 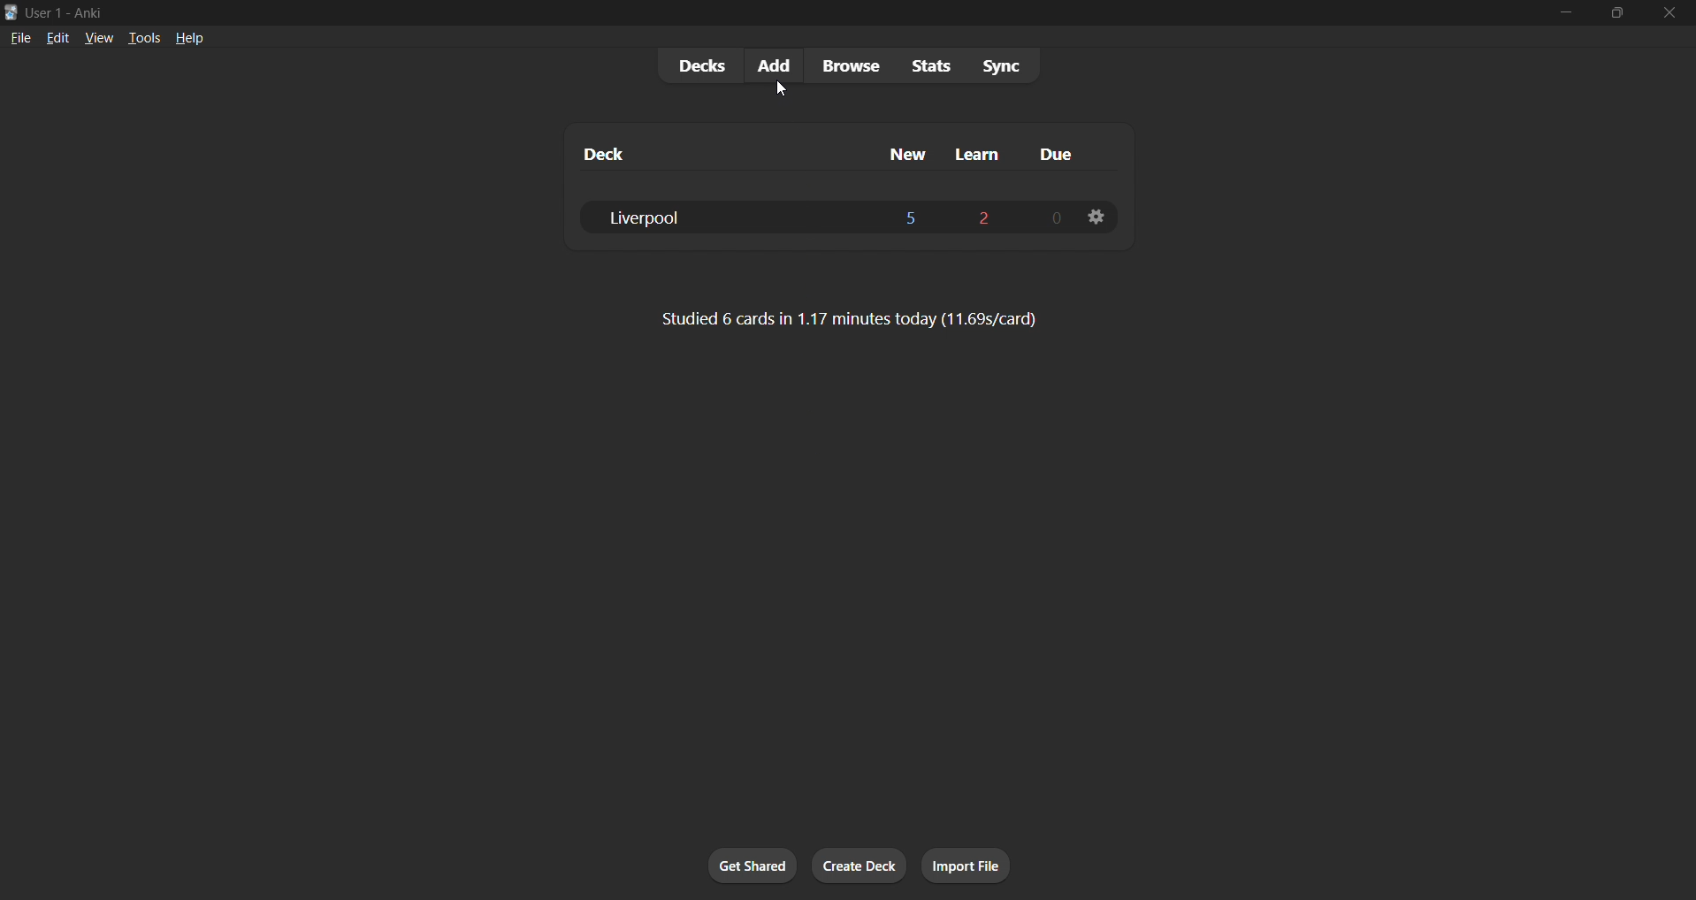 What do you see at coordinates (906, 153) in the screenshot?
I see `new cards column` at bounding box center [906, 153].